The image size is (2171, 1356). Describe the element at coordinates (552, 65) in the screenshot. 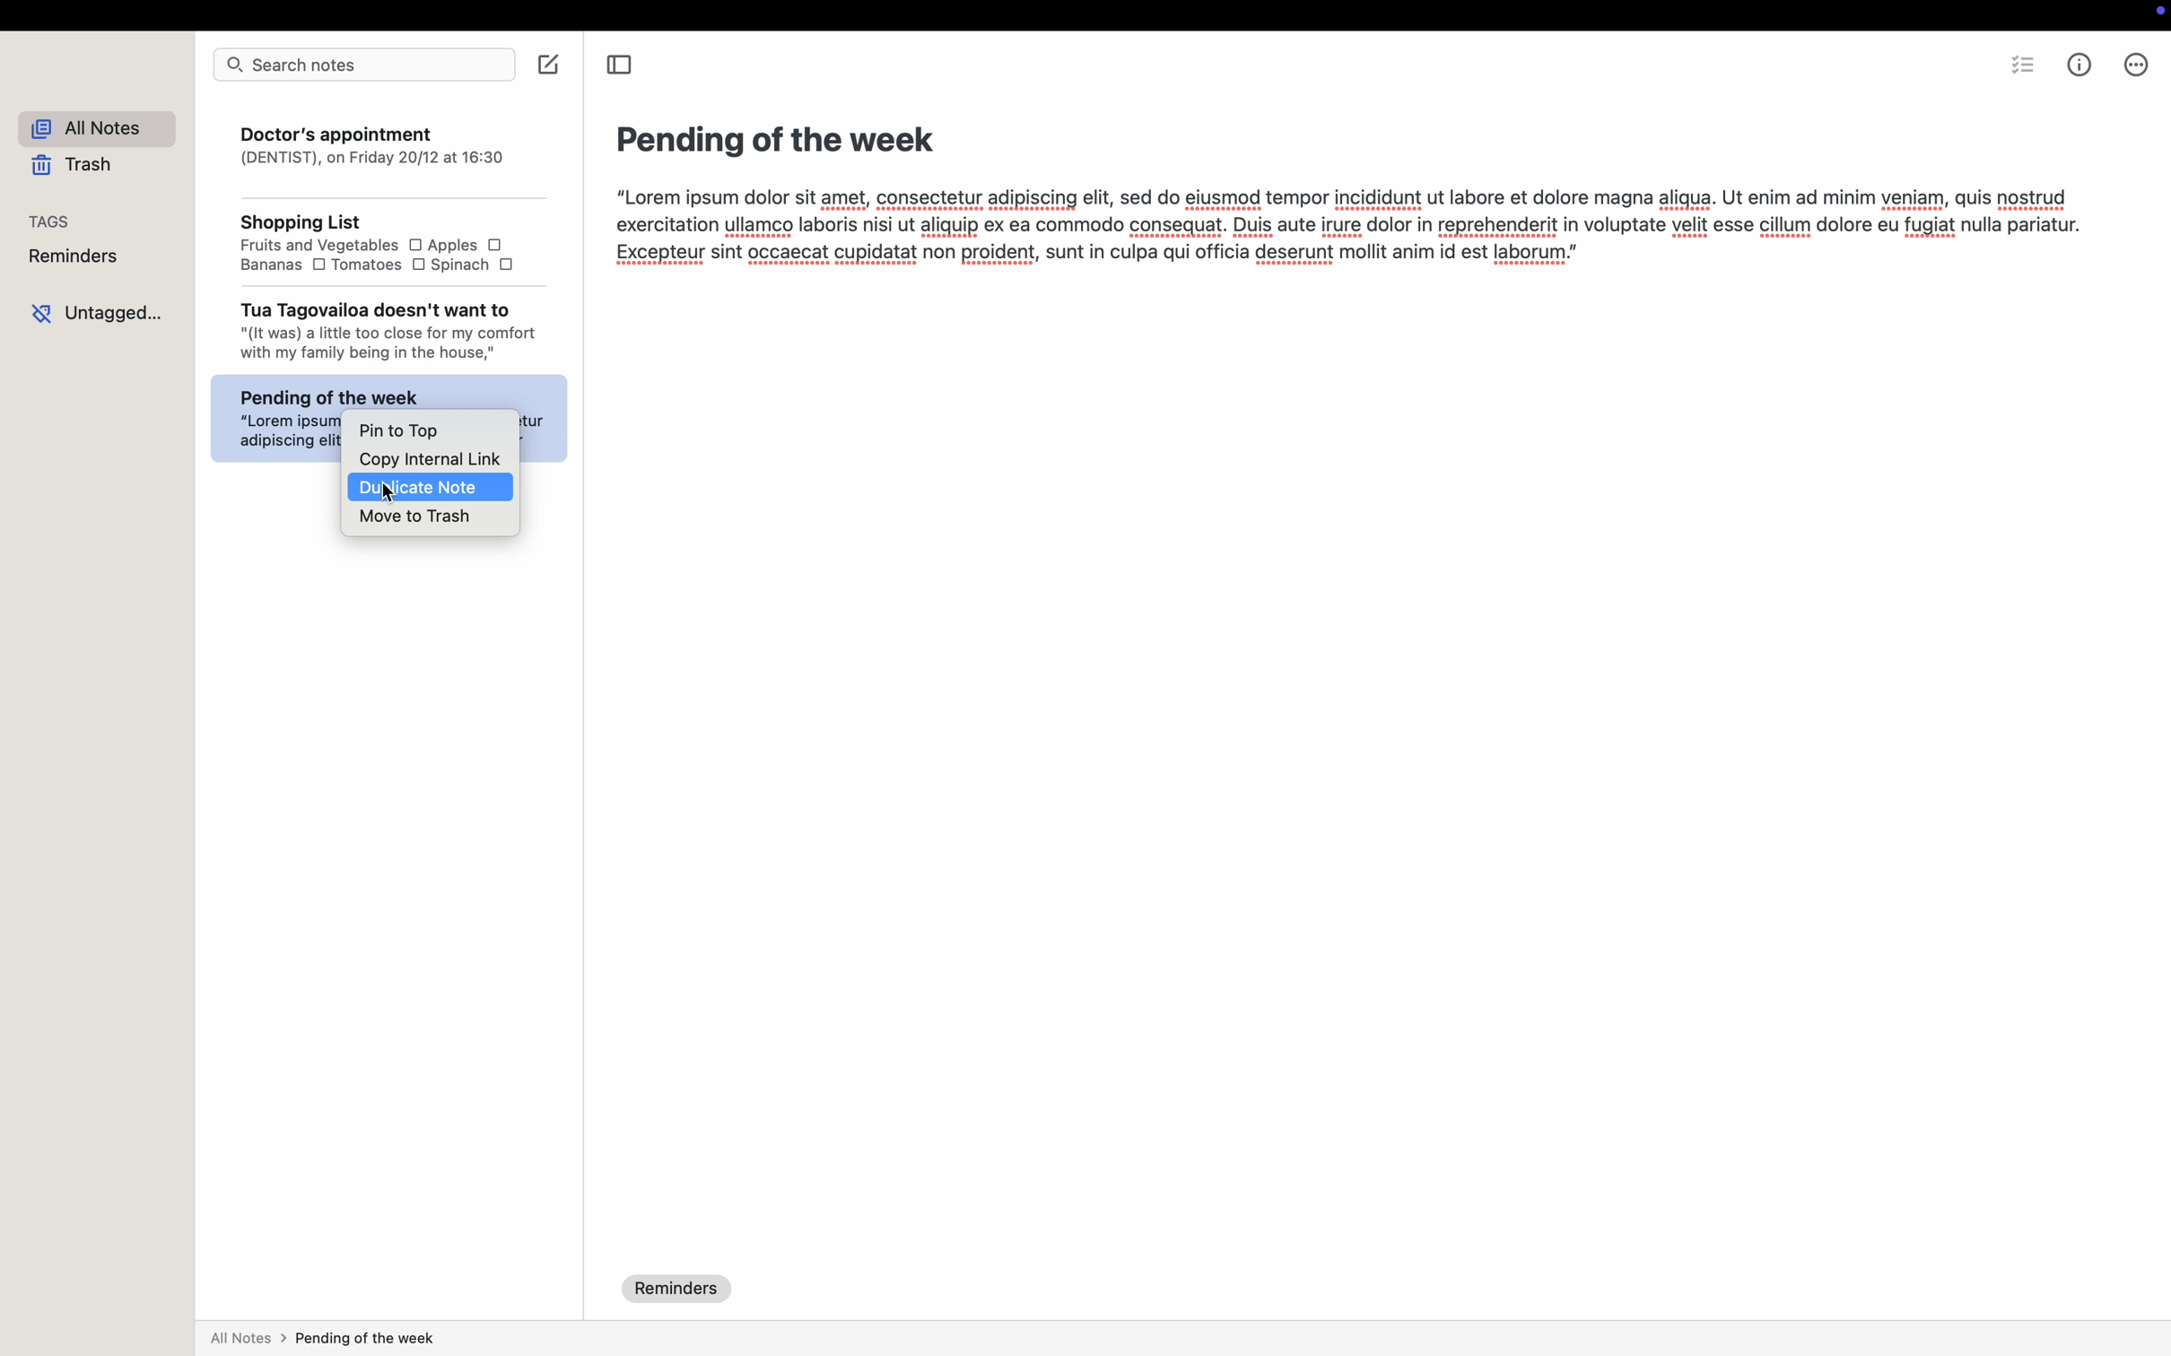

I see `create note` at that location.